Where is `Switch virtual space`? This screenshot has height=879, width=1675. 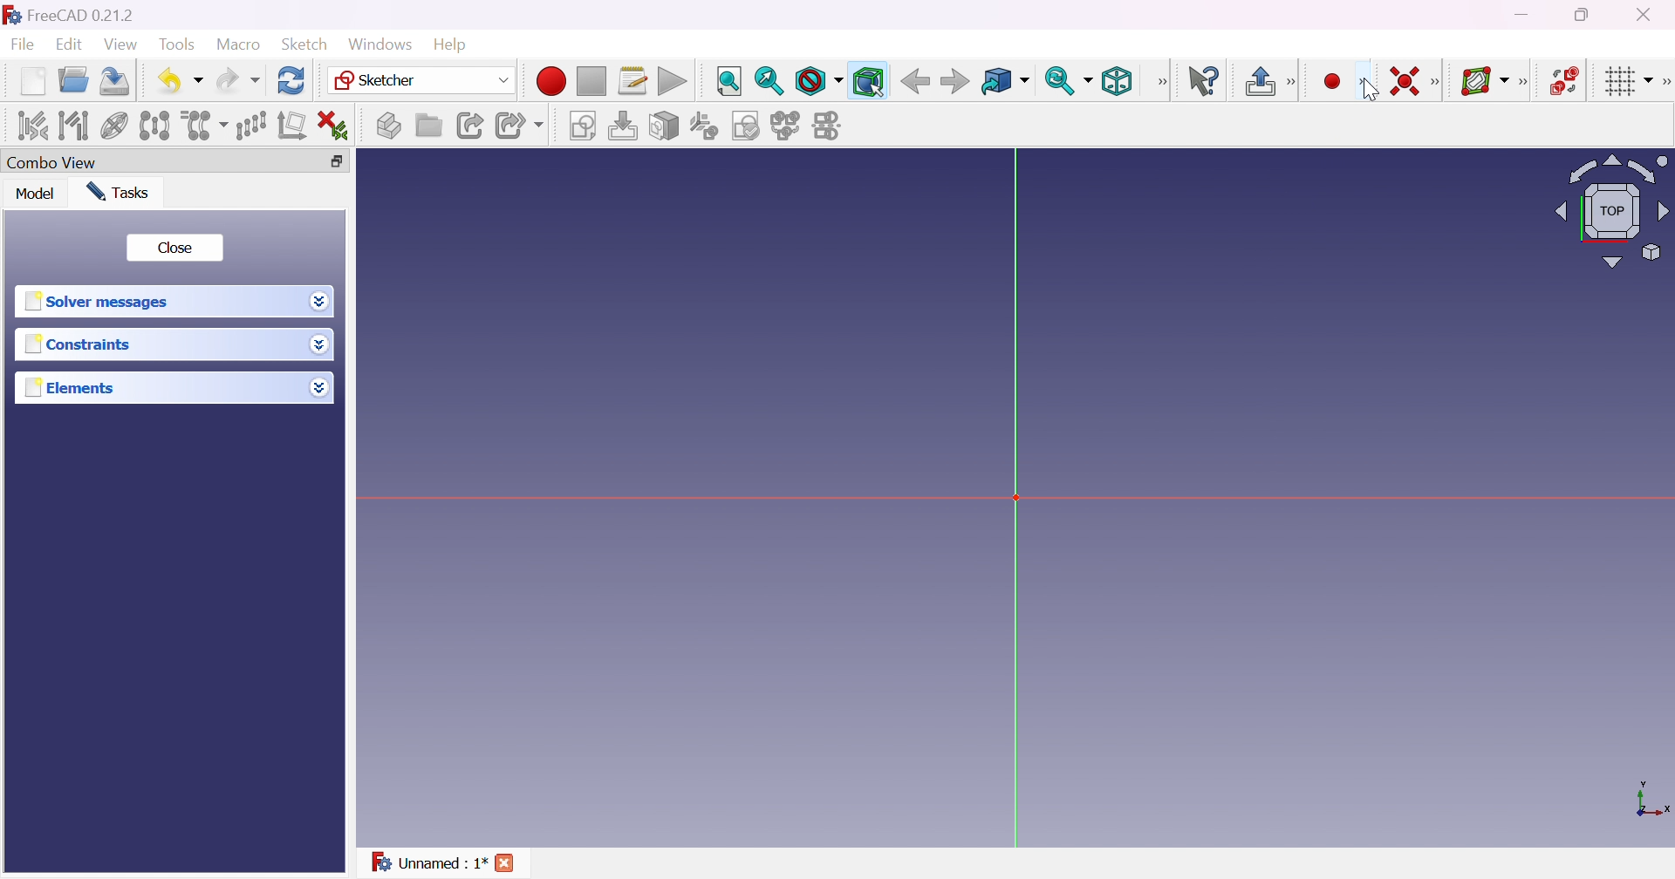 Switch virtual space is located at coordinates (1564, 82).